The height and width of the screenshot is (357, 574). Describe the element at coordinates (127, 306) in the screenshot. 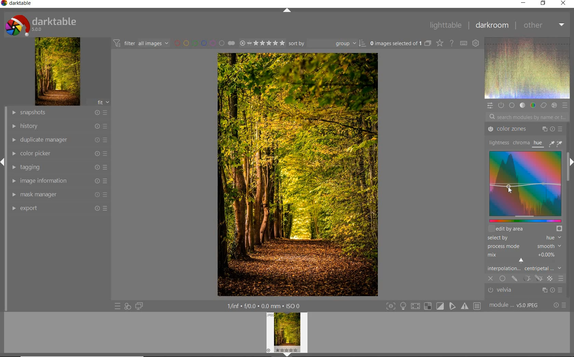

I see `QUICK ACCESS FOR APPLYING OF YOUR STYLES` at that location.